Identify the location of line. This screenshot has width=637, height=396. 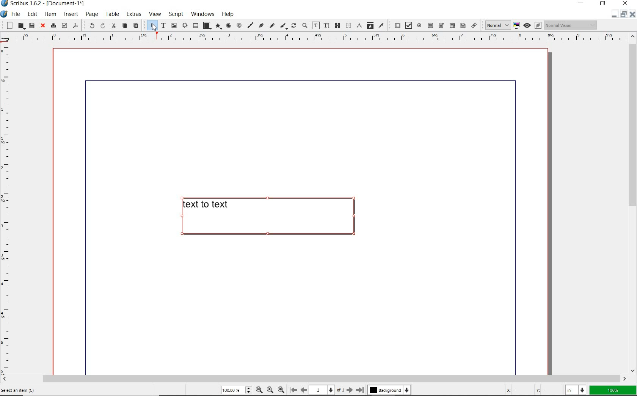
(250, 25).